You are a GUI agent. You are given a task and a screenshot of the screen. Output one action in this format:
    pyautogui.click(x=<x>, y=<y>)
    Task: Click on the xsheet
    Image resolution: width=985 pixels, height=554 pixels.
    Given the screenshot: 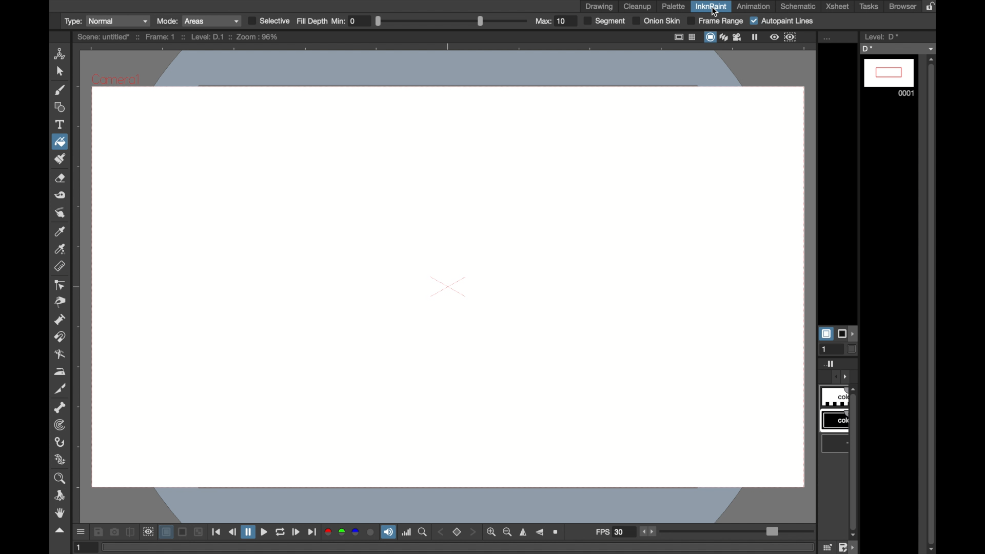 What is the action you would take?
    pyautogui.click(x=838, y=6)
    